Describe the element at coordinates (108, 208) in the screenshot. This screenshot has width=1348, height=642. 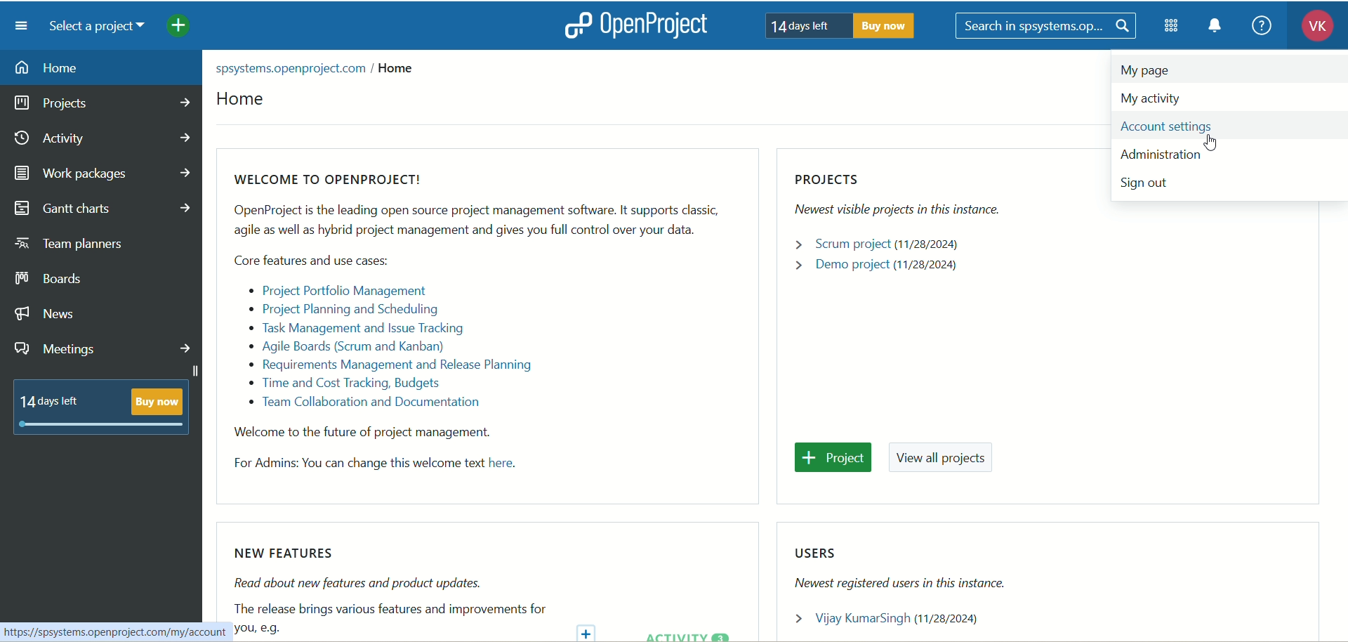
I see `gantt charts` at that location.